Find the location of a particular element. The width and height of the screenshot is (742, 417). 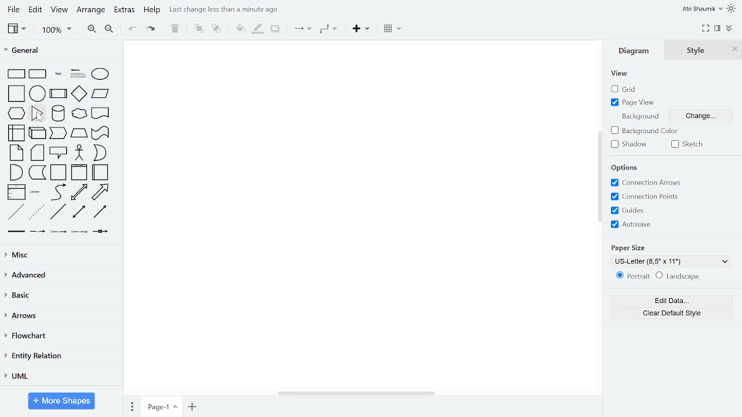

autosave is located at coordinates (631, 225).